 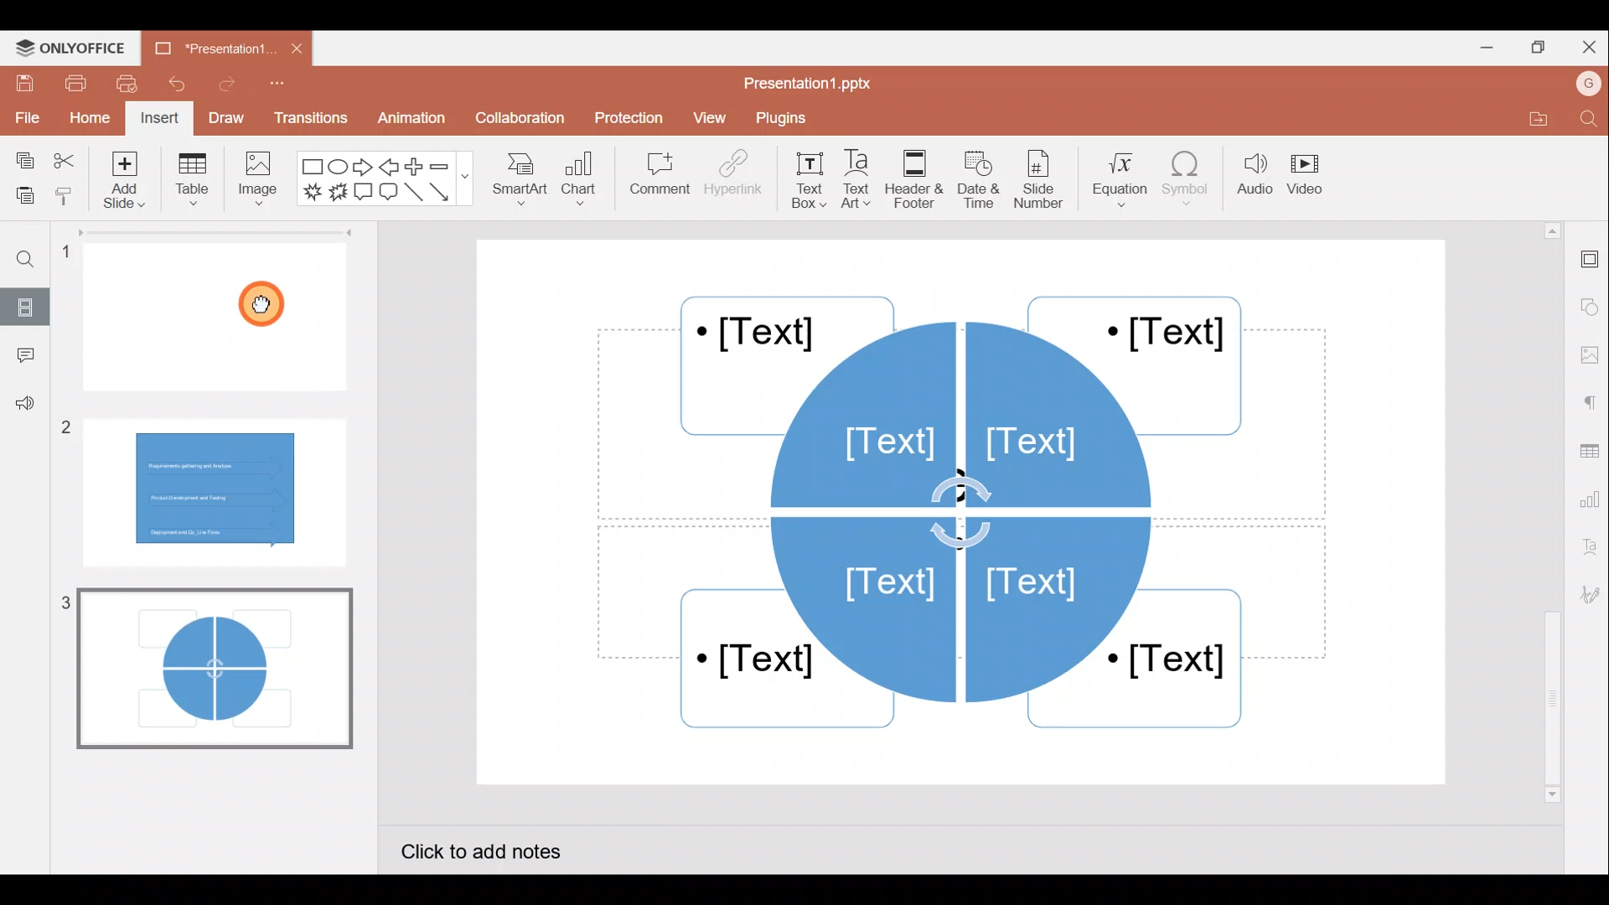 What do you see at coordinates (448, 167) in the screenshot?
I see `Minus` at bounding box center [448, 167].